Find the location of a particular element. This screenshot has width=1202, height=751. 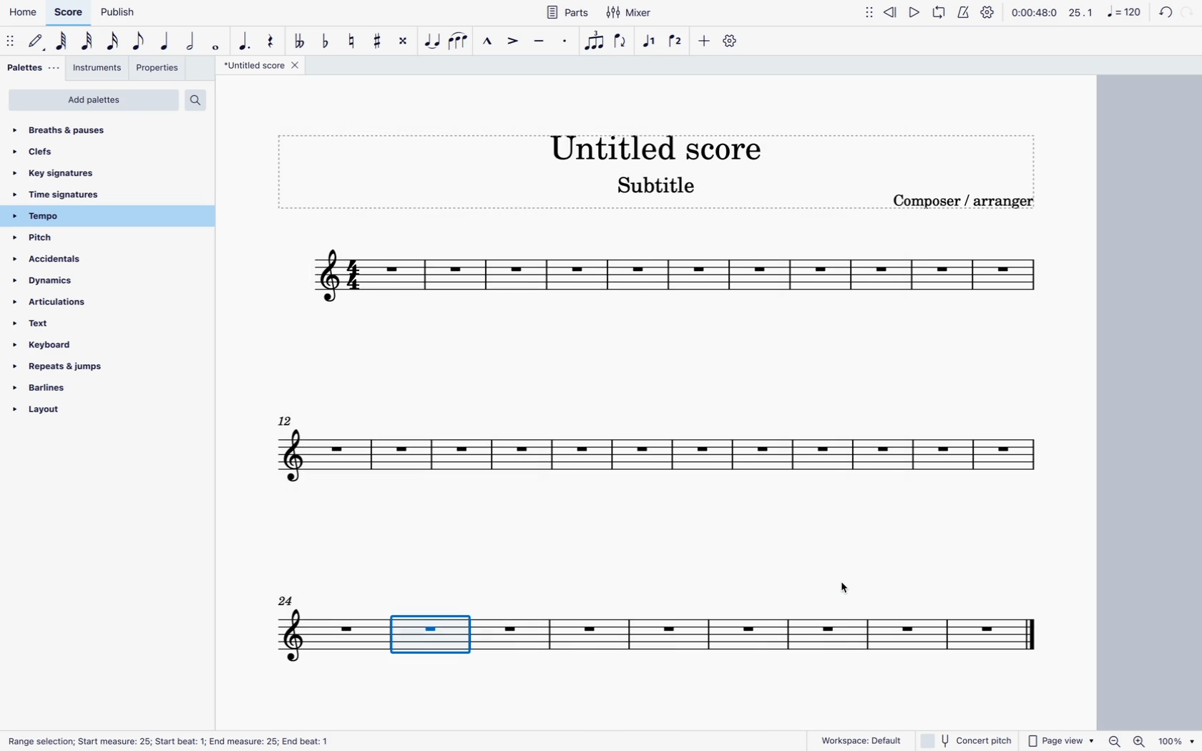

search is located at coordinates (200, 101).